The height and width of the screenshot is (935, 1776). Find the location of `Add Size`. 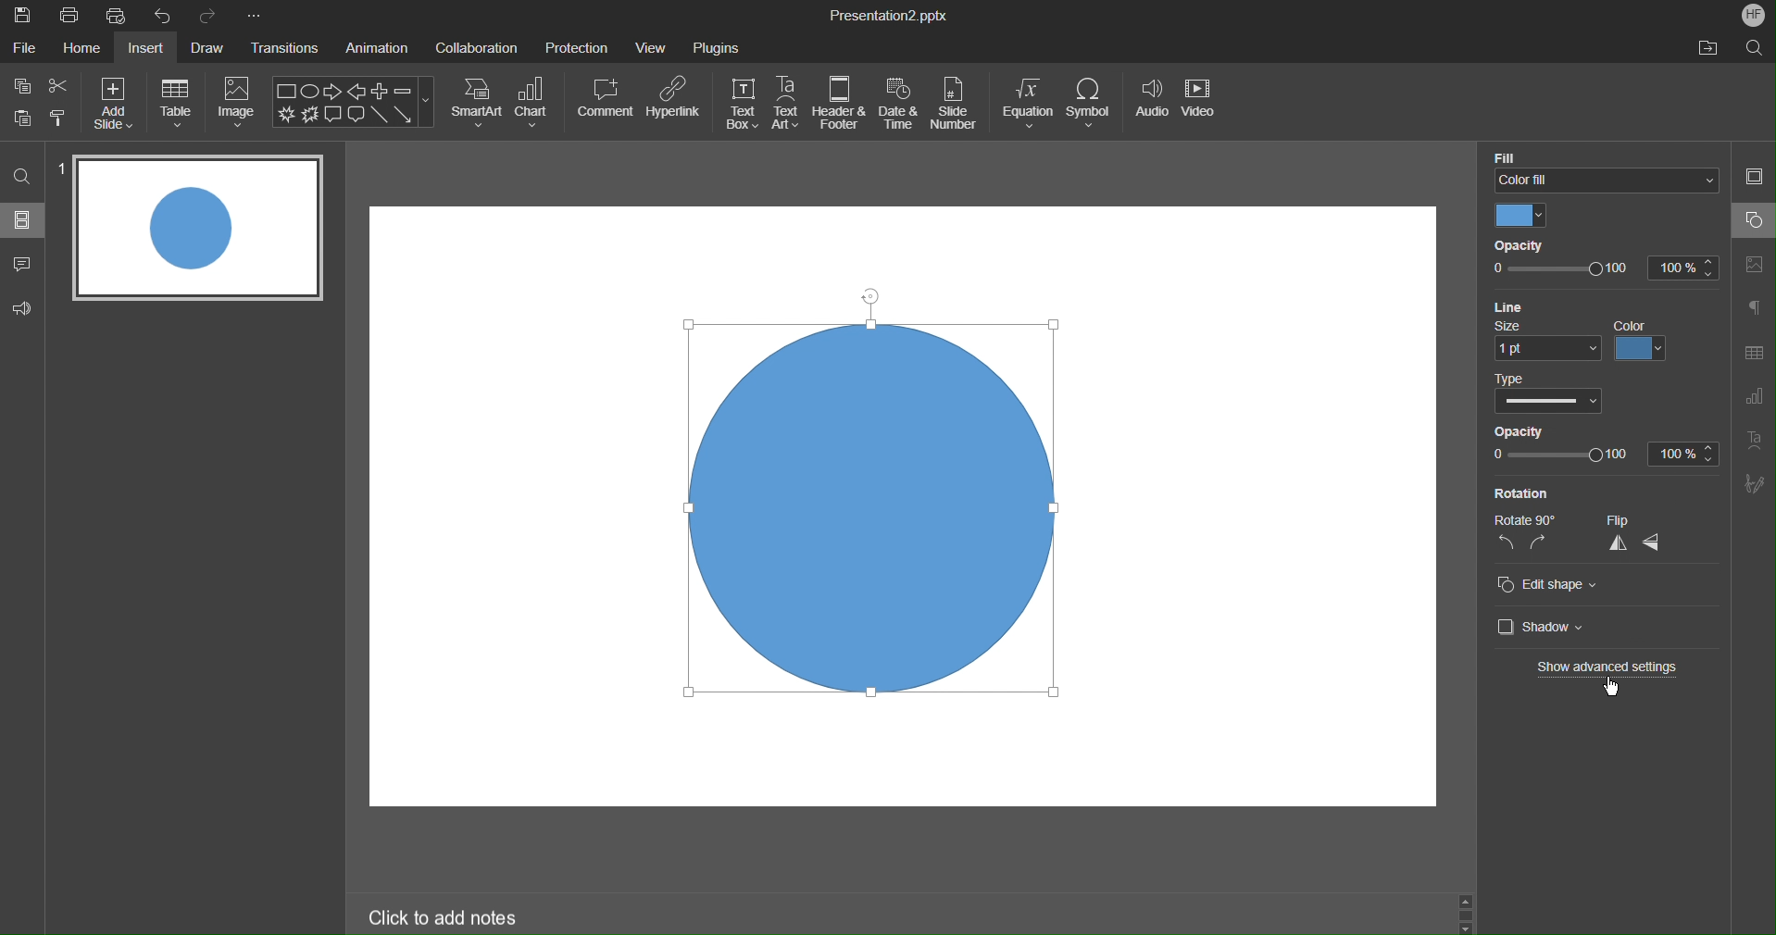

Add Size is located at coordinates (113, 102).